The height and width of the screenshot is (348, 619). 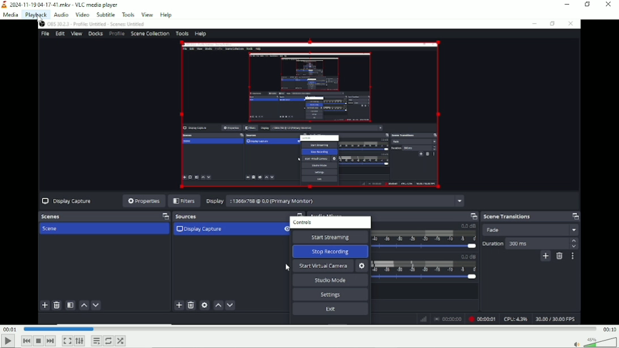 What do you see at coordinates (61, 4) in the screenshot?
I see `Title` at bounding box center [61, 4].